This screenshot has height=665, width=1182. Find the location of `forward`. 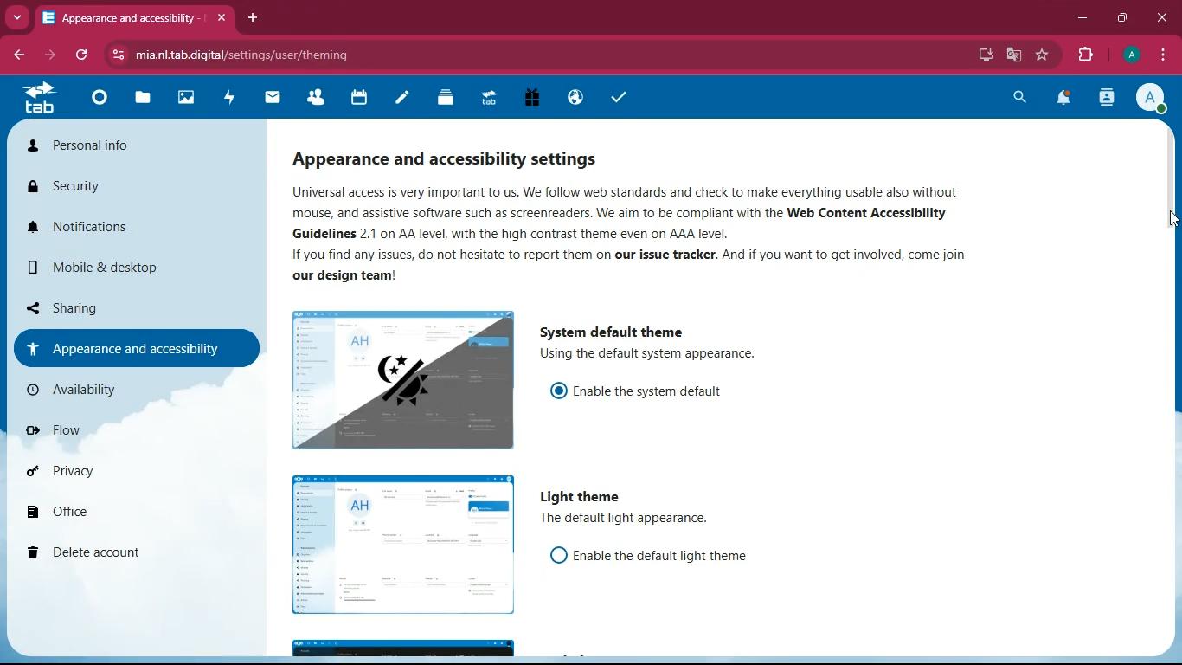

forward is located at coordinates (47, 56).